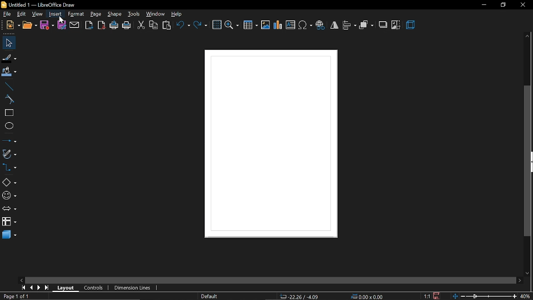  Describe the element at coordinates (178, 15) in the screenshot. I see `help` at that location.